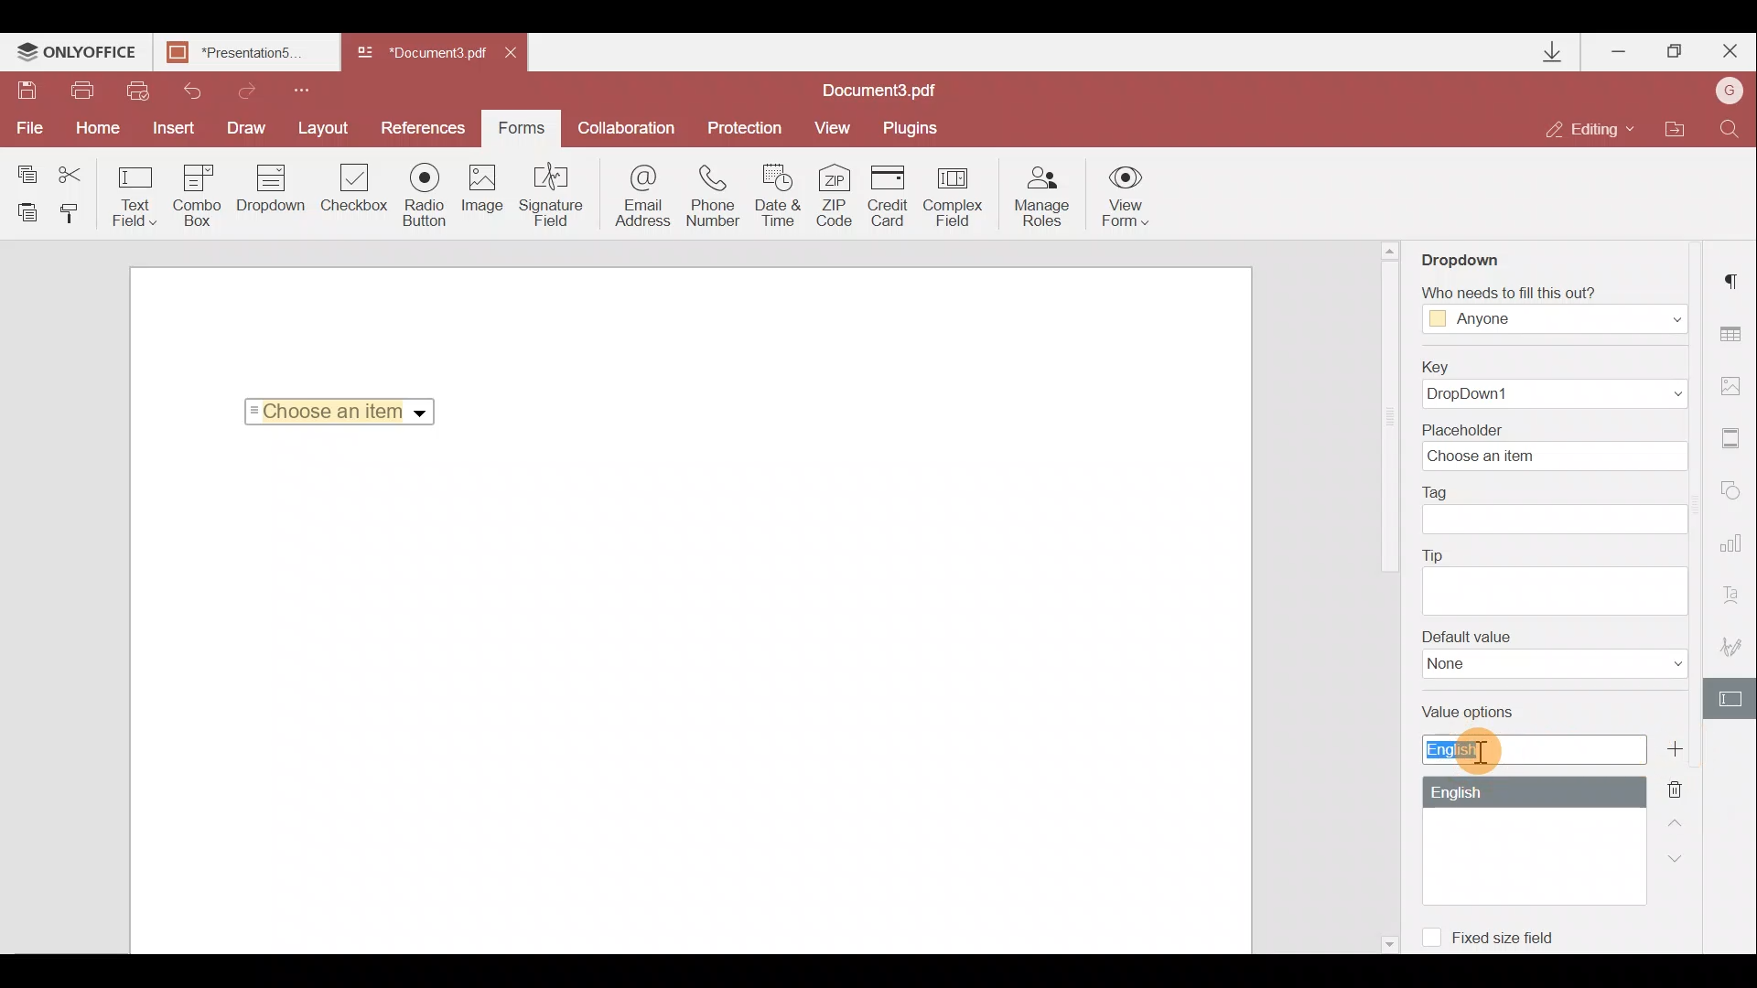  Describe the element at coordinates (517, 49) in the screenshot. I see `Close` at that location.